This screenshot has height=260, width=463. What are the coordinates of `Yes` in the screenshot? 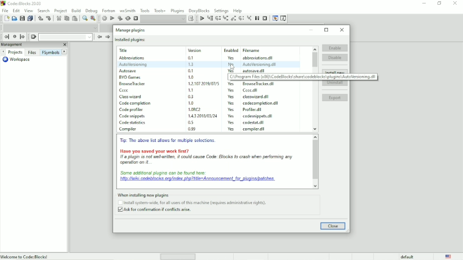 It's located at (231, 110).